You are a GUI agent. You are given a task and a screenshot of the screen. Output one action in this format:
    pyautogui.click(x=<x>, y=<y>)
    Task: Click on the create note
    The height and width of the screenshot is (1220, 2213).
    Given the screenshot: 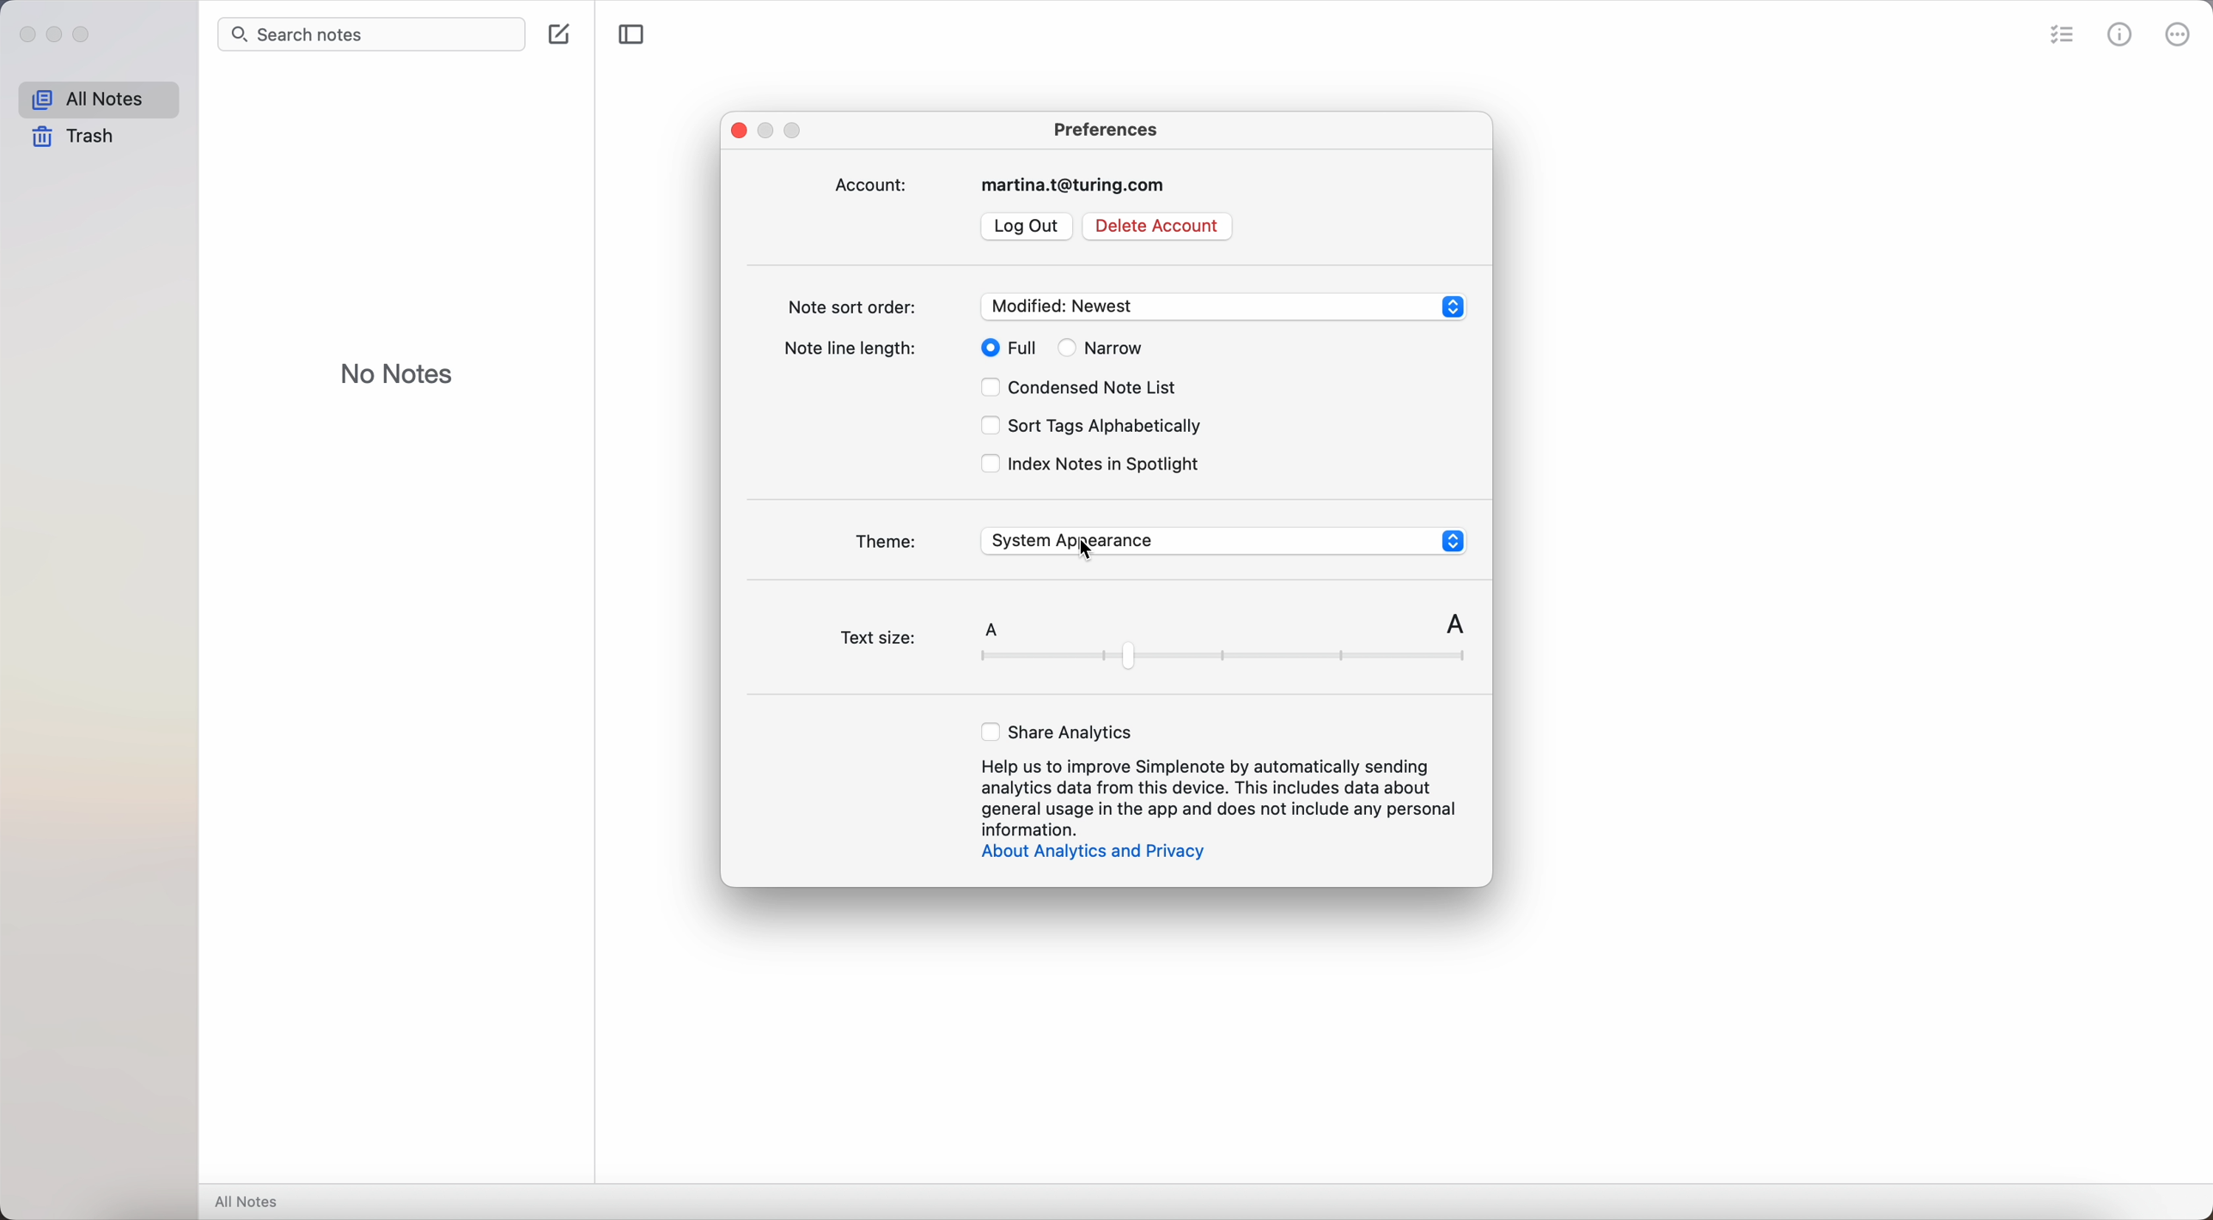 What is the action you would take?
    pyautogui.click(x=559, y=33)
    